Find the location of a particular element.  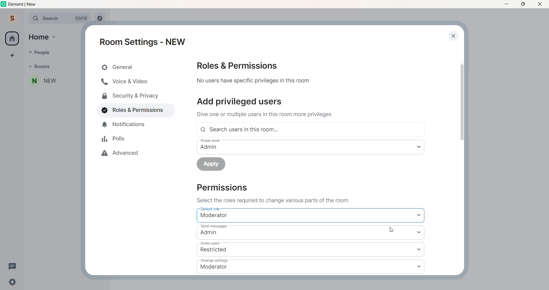

advanced is located at coordinates (123, 154).